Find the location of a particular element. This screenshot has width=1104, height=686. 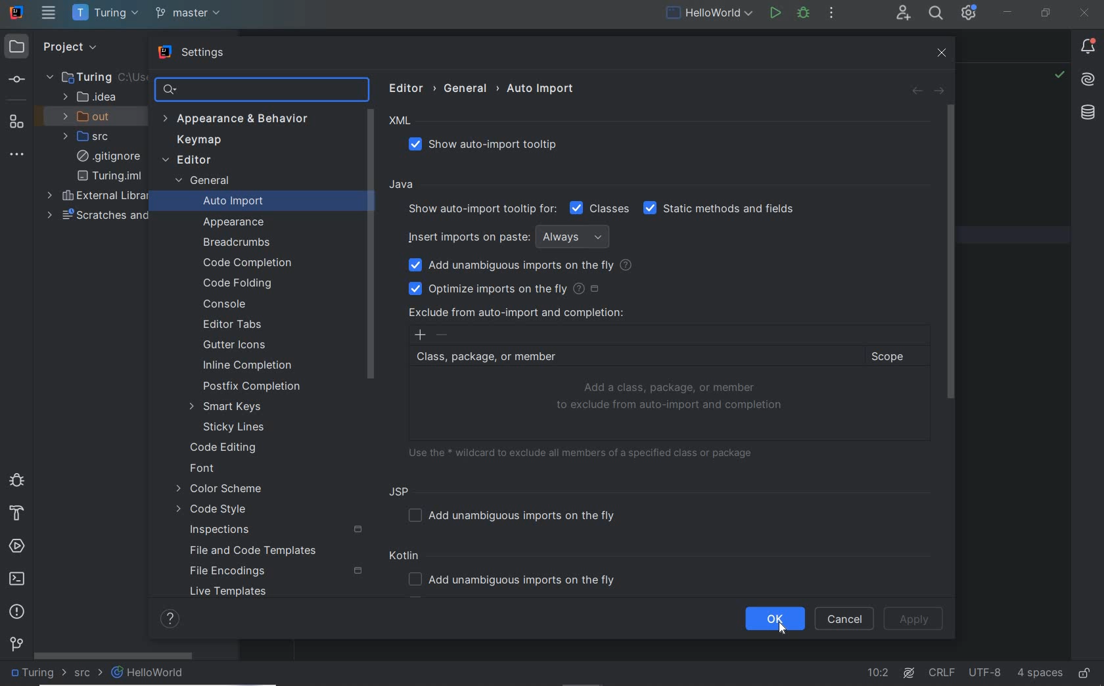

go to line 10:2 is located at coordinates (878, 673).